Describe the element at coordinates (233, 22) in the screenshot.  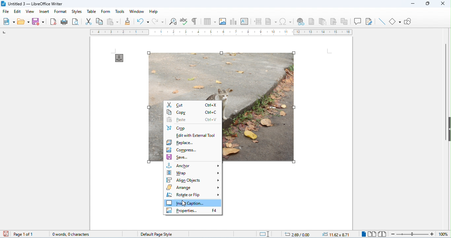
I see `insert chat` at that location.